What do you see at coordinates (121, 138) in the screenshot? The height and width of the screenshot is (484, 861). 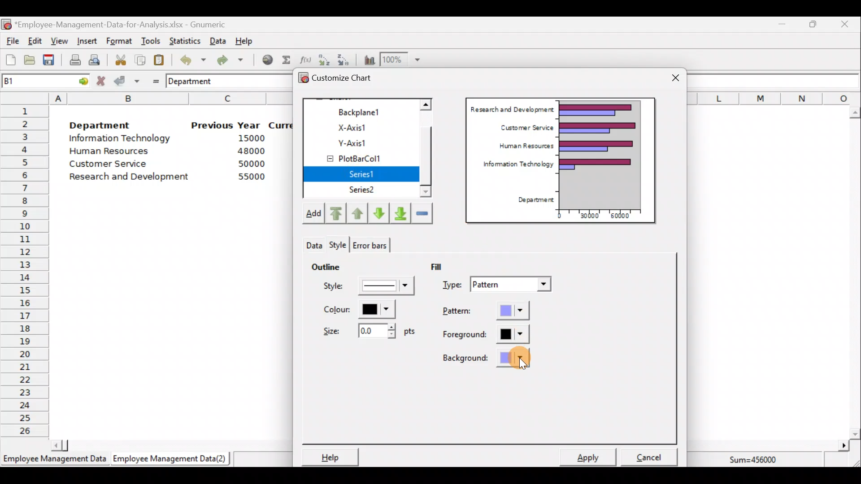 I see `Information Technology` at bounding box center [121, 138].